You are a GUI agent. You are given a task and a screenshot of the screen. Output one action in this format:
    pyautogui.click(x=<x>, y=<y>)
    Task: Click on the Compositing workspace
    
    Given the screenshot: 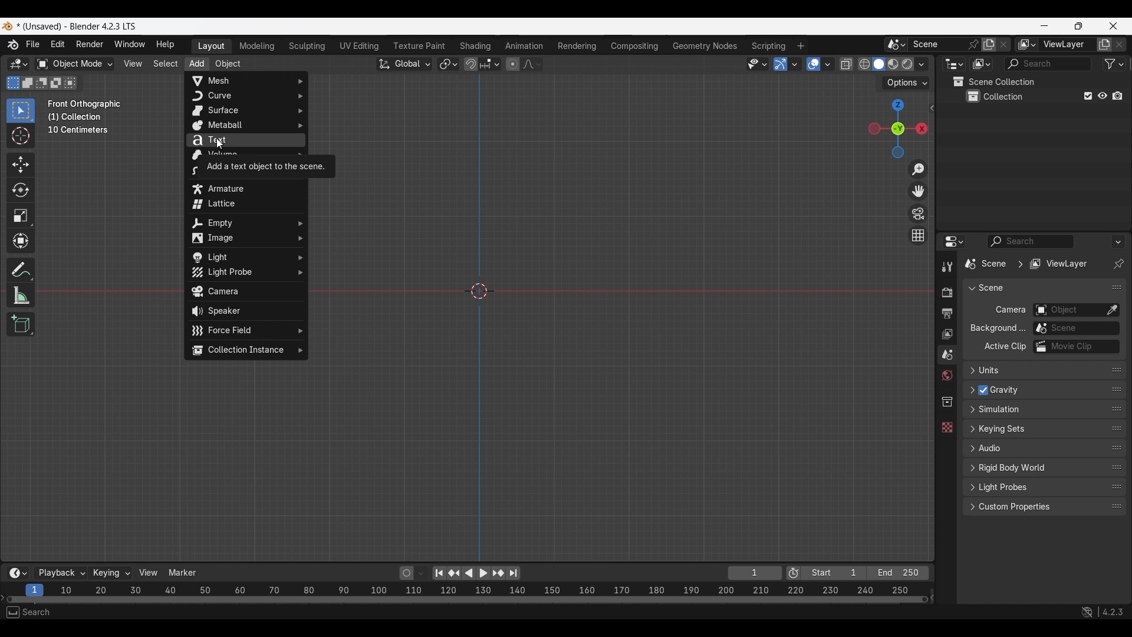 What is the action you would take?
    pyautogui.click(x=635, y=46)
    